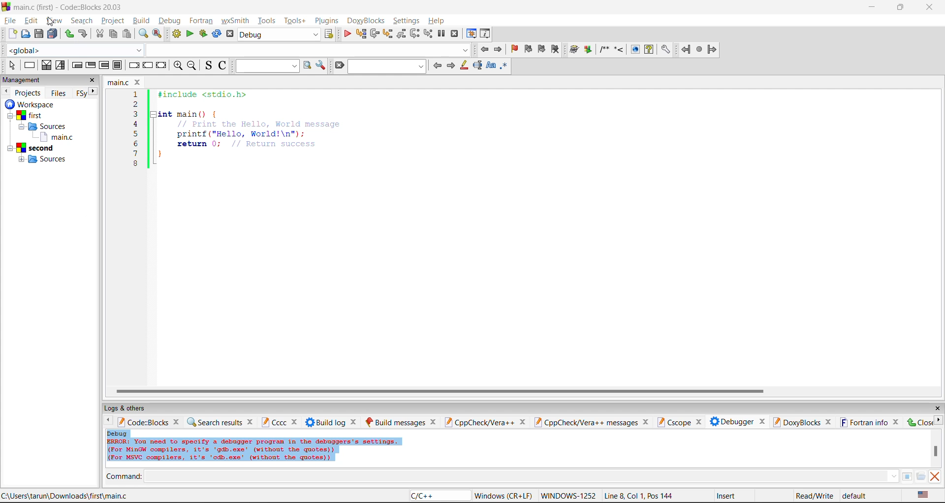 This screenshot has height=503, width=945. Describe the element at coordinates (218, 34) in the screenshot. I see `rebuild` at that location.